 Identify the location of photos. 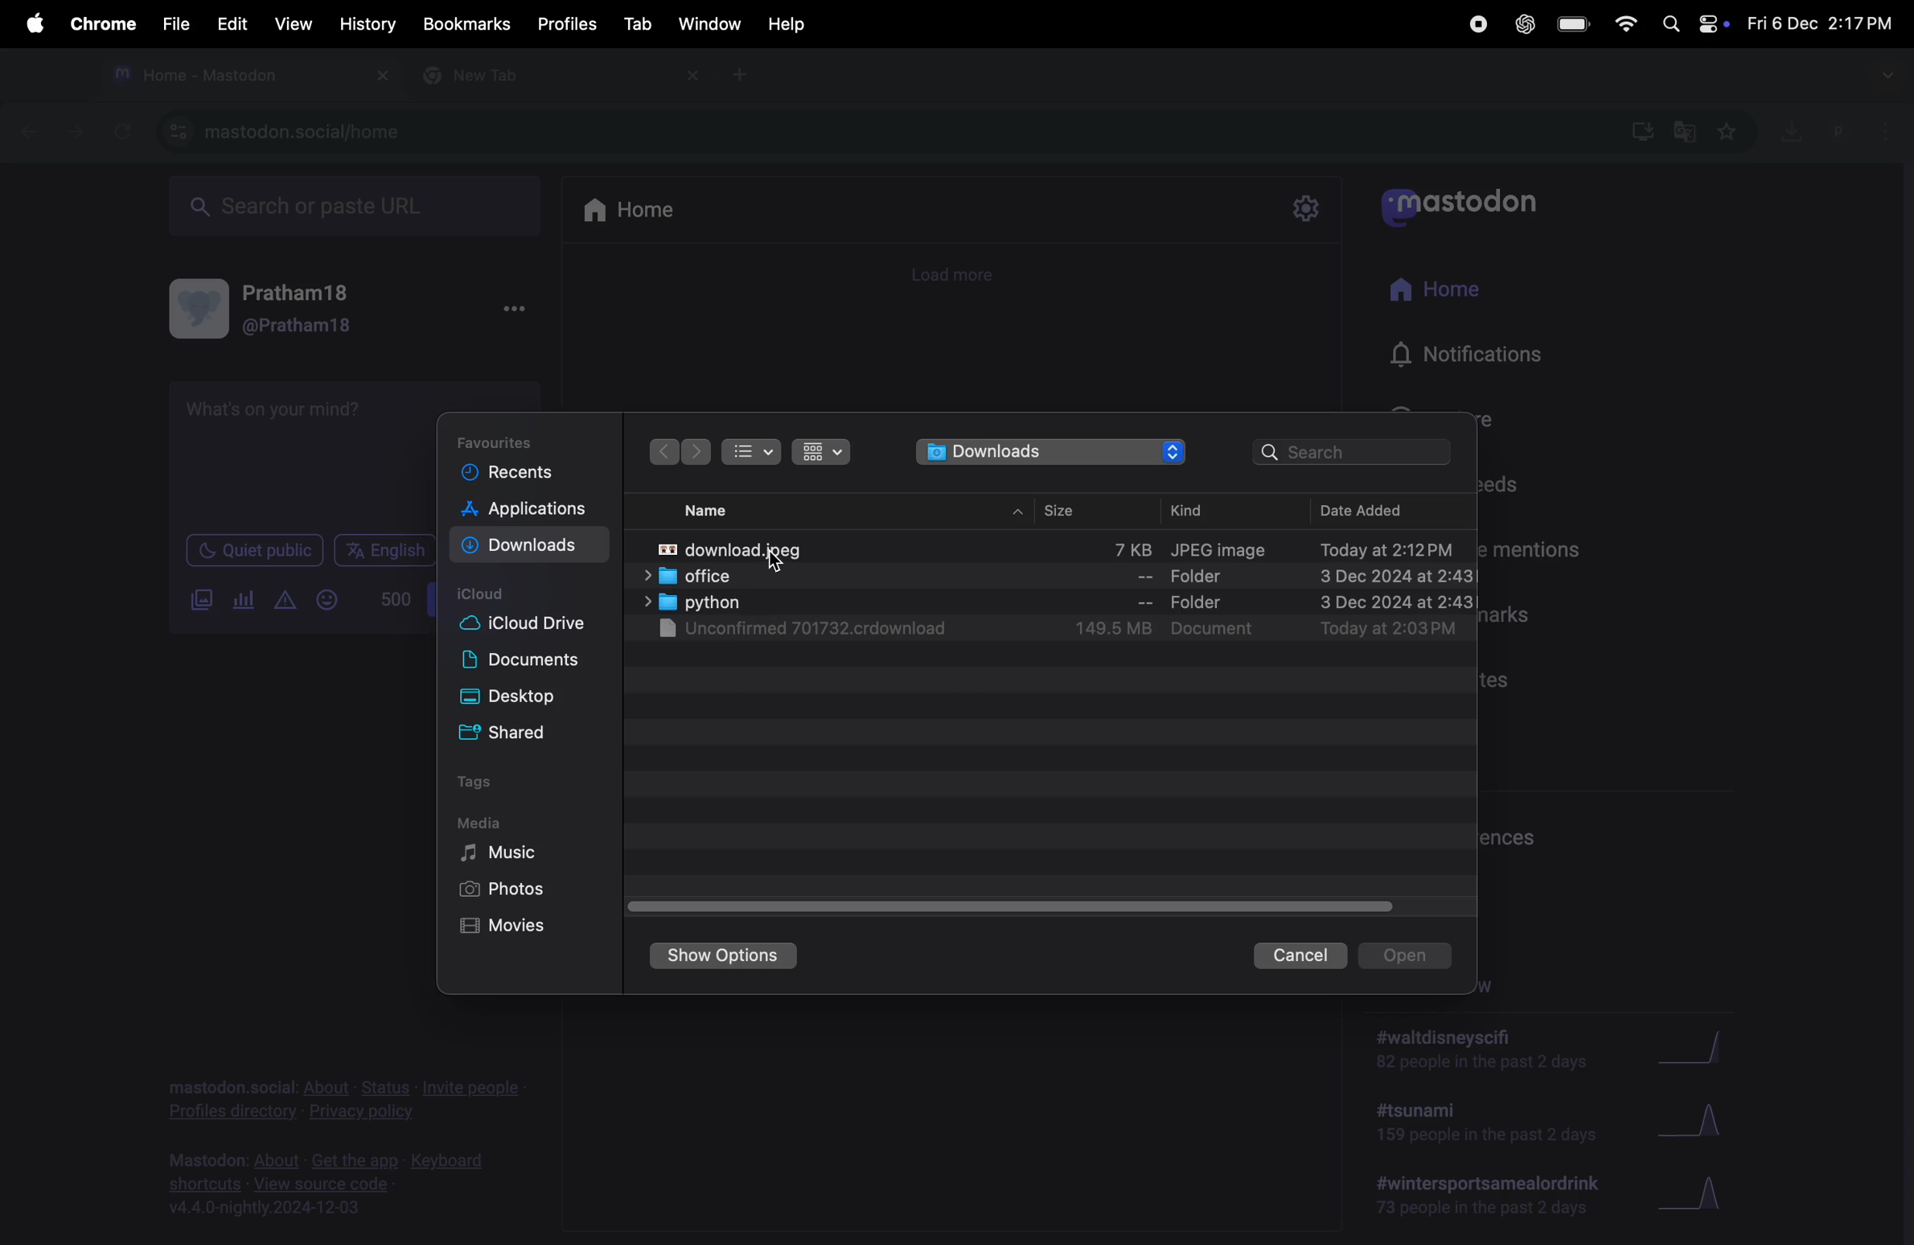
(498, 890).